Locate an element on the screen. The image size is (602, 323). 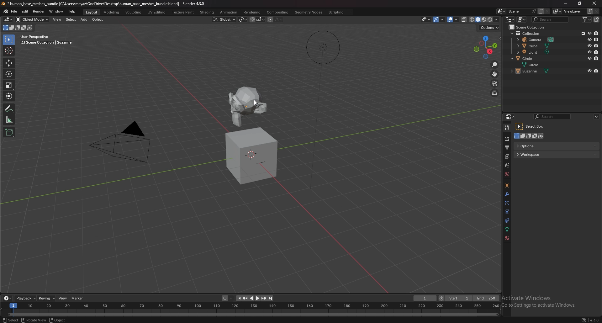
title is located at coordinates (102, 4).